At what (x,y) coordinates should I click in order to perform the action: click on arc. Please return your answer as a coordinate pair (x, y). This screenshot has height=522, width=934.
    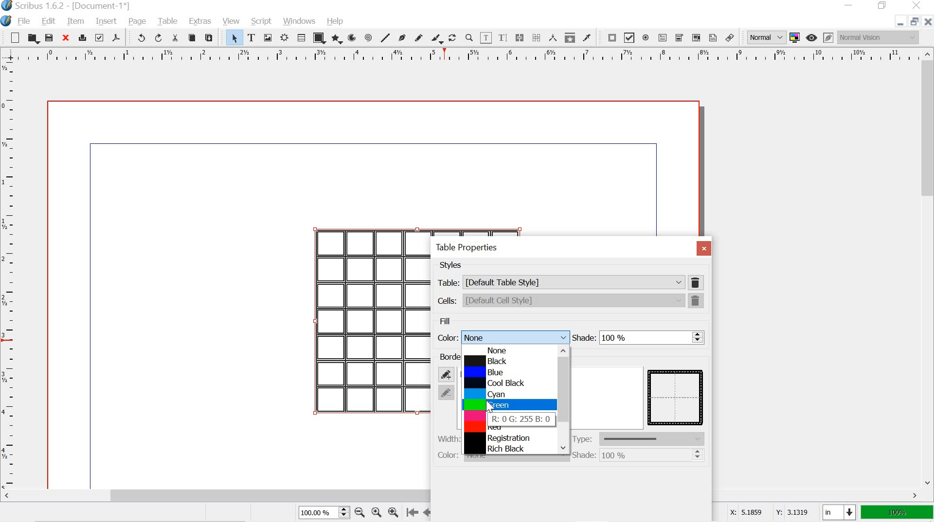
    Looking at the image, I should click on (351, 37).